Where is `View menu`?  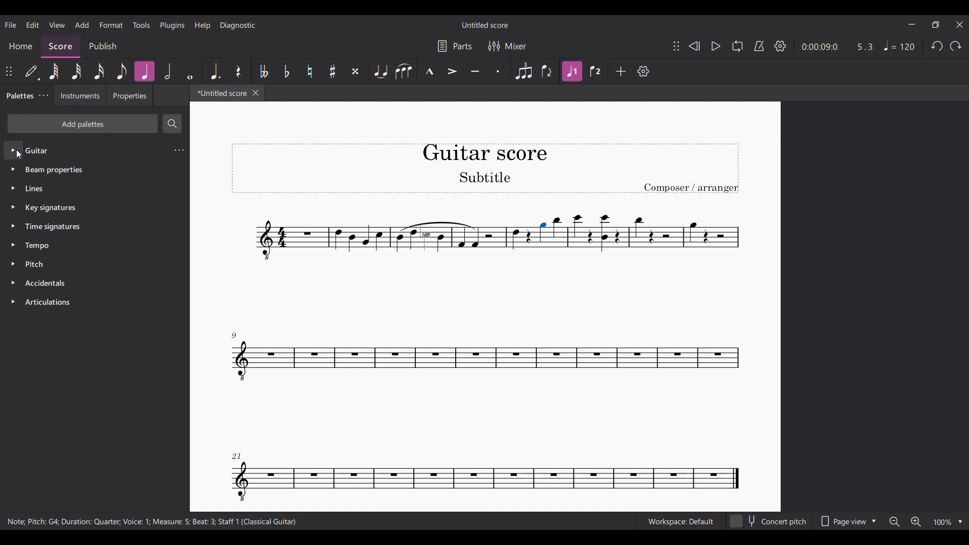 View menu is located at coordinates (57, 25).